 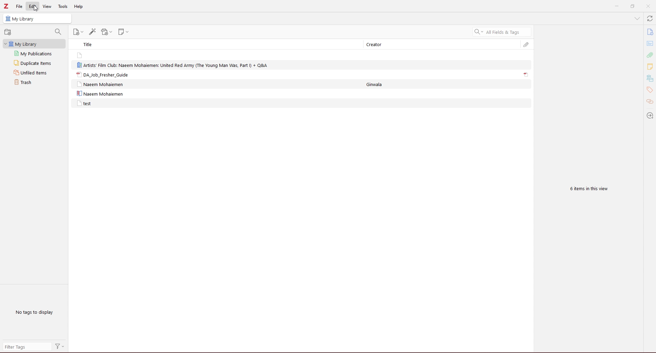 What do you see at coordinates (32, 82) in the screenshot?
I see `trash` at bounding box center [32, 82].